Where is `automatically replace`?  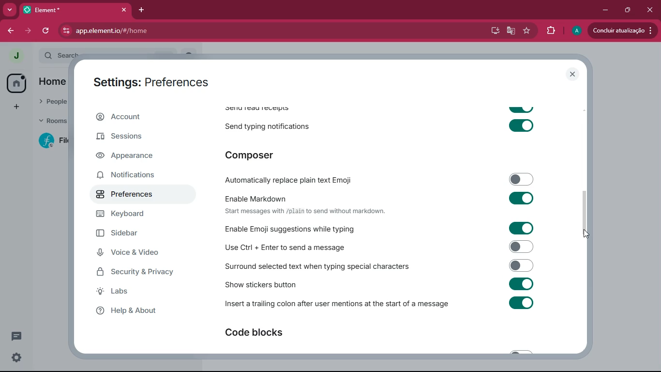 automatically replace is located at coordinates (380, 179).